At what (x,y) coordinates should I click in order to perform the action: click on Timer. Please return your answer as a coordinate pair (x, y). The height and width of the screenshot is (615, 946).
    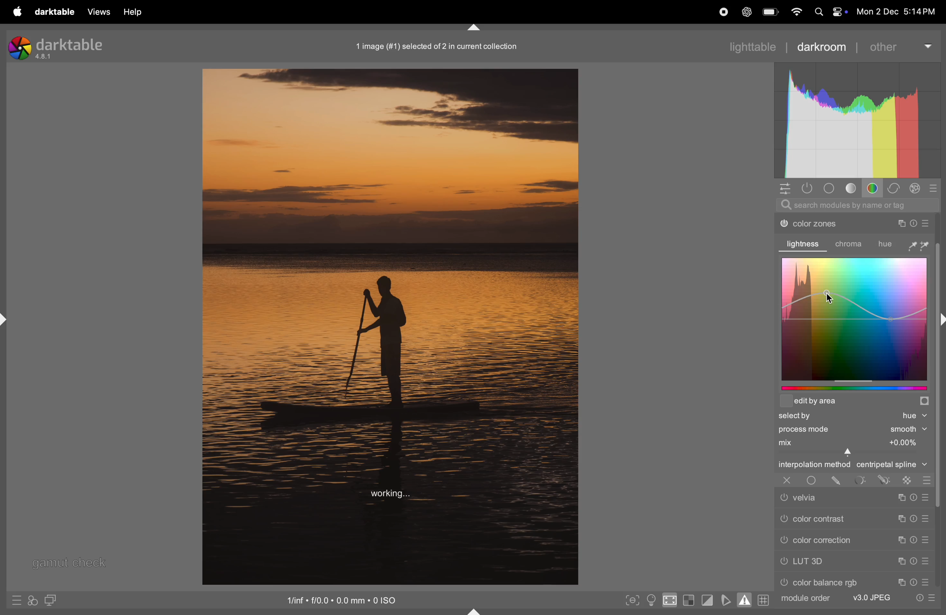
    Looking at the image, I should click on (913, 539).